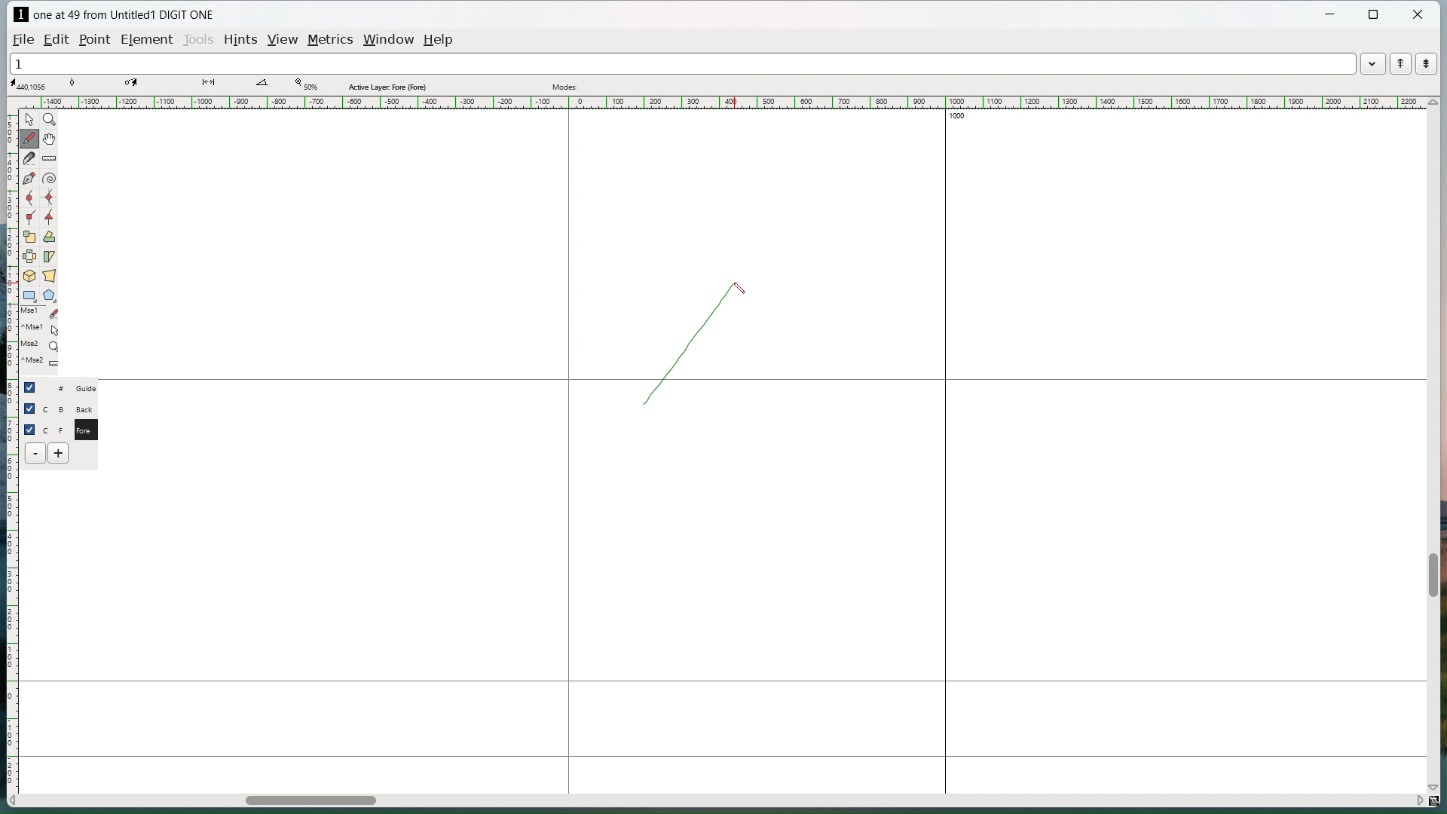 Image resolution: width=1447 pixels, height=814 pixels. What do you see at coordinates (305, 84) in the screenshot?
I see `Zoom level ` at bounding box center [305, 84].